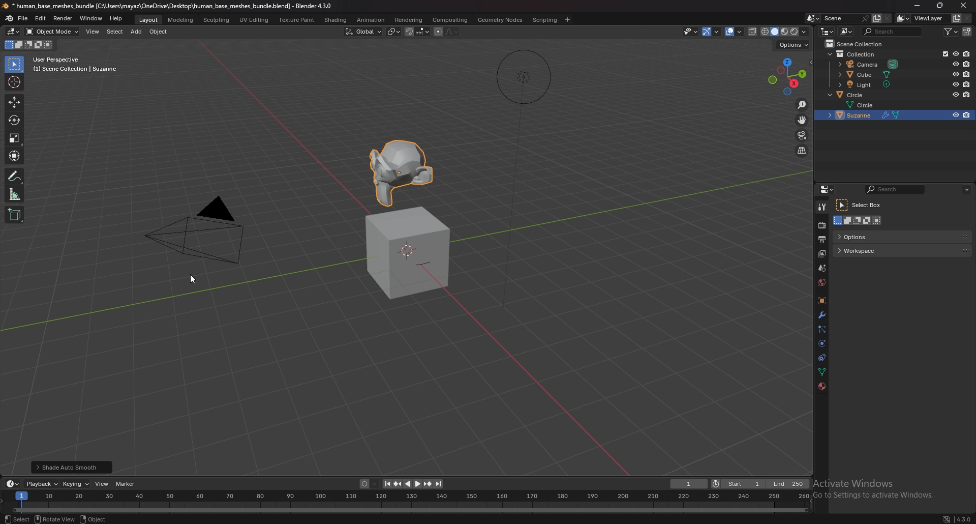  I want to click on selectibility and visibility, so click(691, 31).